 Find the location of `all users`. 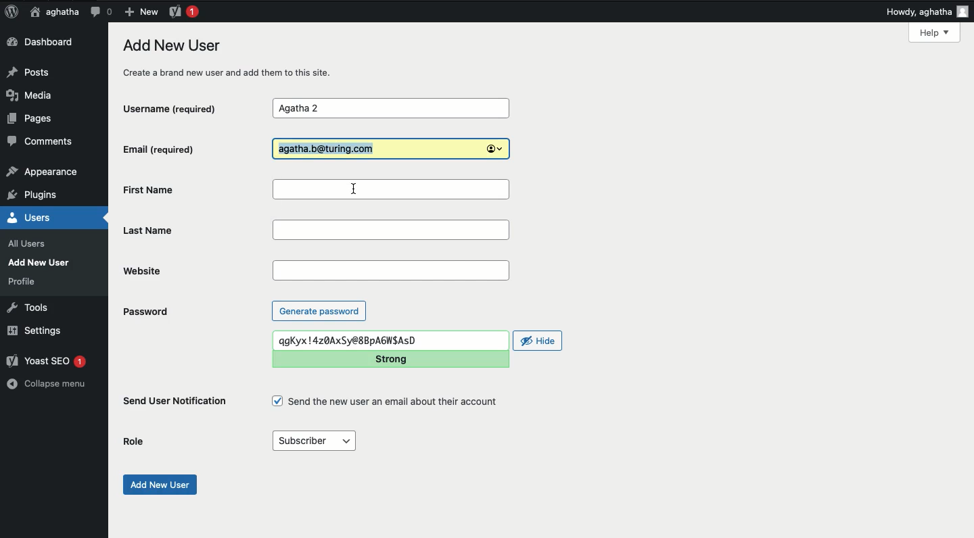

all users is located at coordinates (32, 244).